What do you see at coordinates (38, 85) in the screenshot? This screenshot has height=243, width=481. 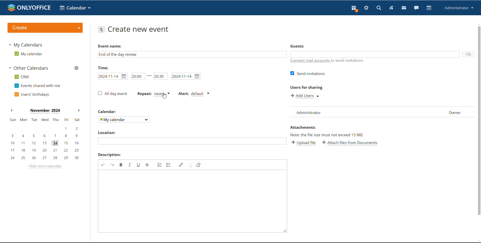 I see `events shared with me` at bounding box center [38, 85].